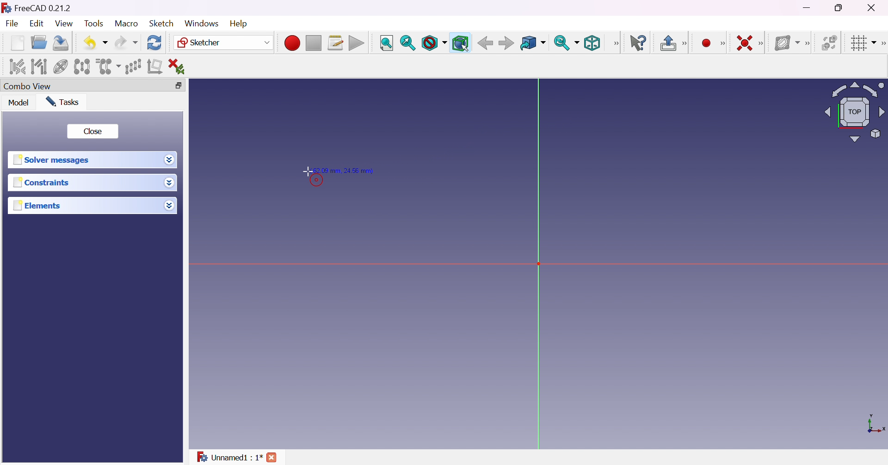 The image size is (888, 465). What do you see at coordinates (107, 66) in the screenshot?
I see `Clone` at bounding box center [107, 66].